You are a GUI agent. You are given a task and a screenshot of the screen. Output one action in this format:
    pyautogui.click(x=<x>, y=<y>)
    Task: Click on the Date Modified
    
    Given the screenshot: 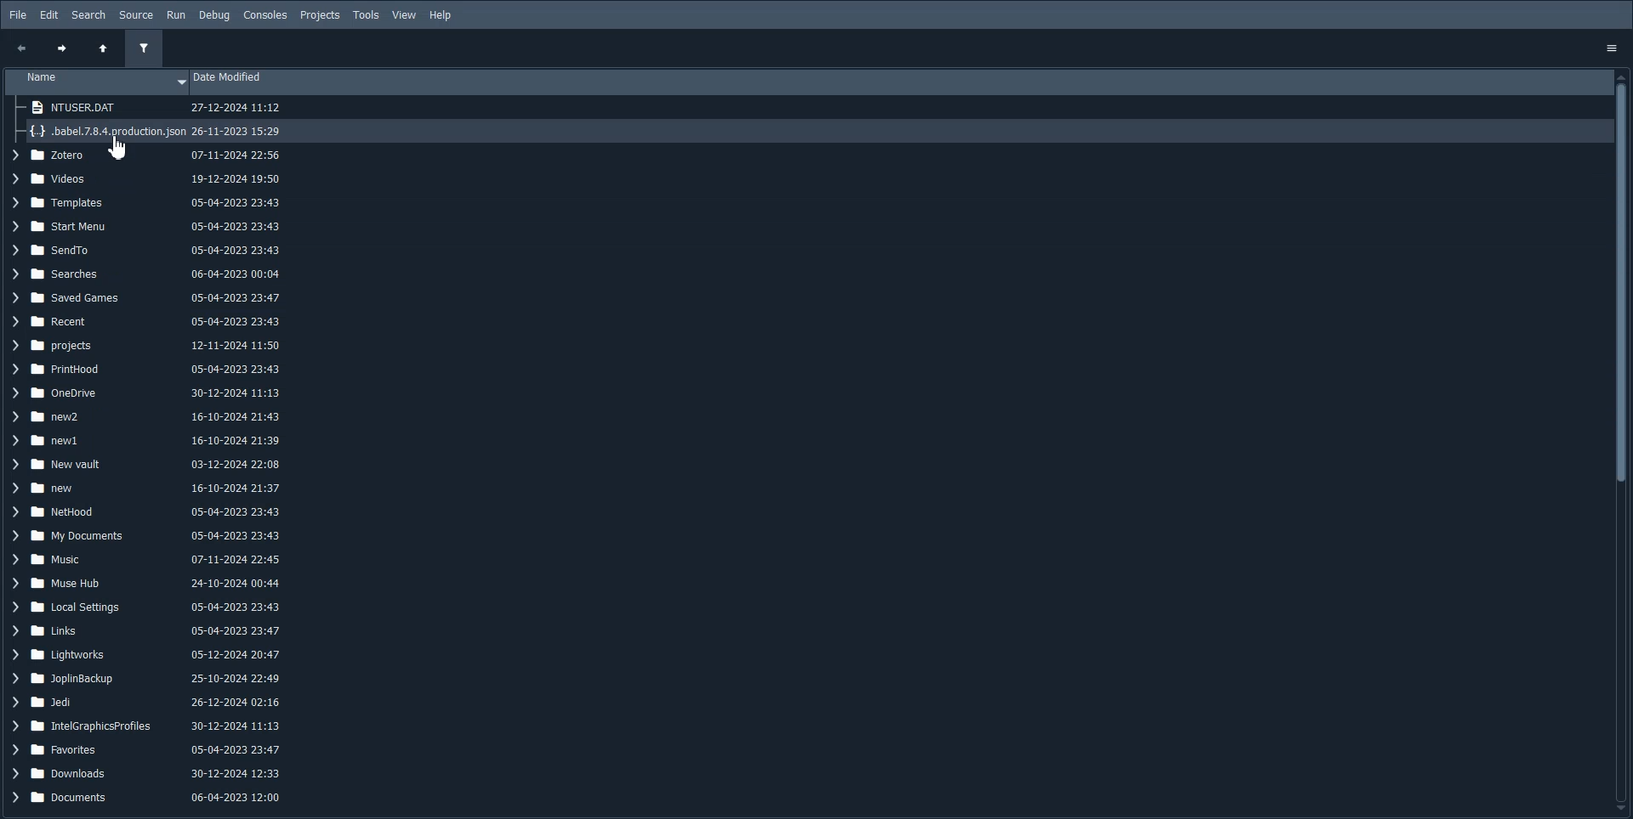 What is the action you would take?
    pyautogui.click(x=899, y=82)
    